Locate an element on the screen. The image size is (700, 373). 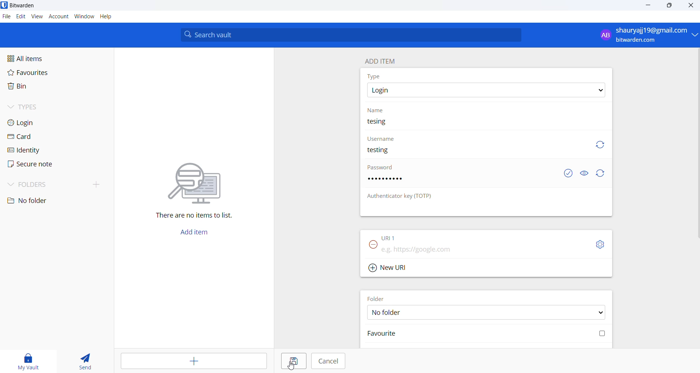
type options is located at coordinates (488, 91).